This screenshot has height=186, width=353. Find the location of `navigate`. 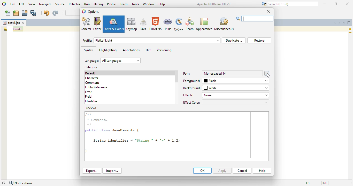

navigate is located at coordinates (45, 4).